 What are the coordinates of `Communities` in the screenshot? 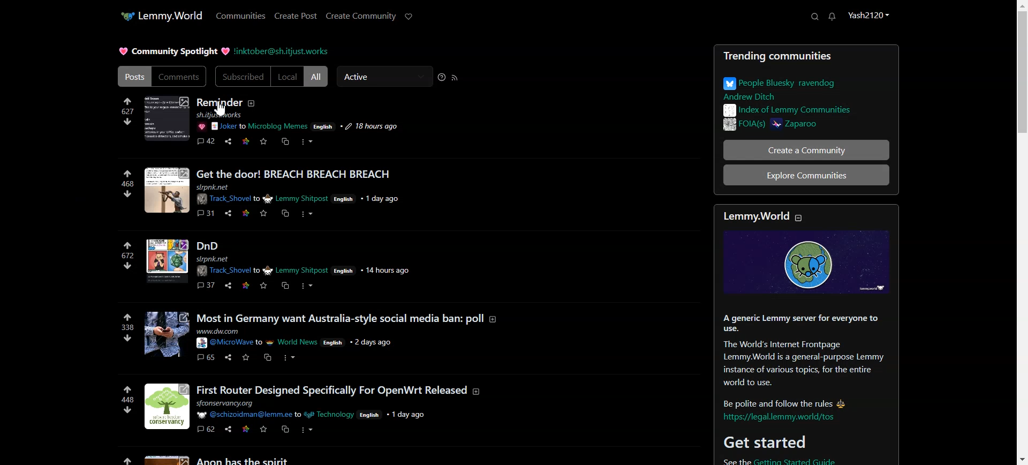 It's located at (241, 15).